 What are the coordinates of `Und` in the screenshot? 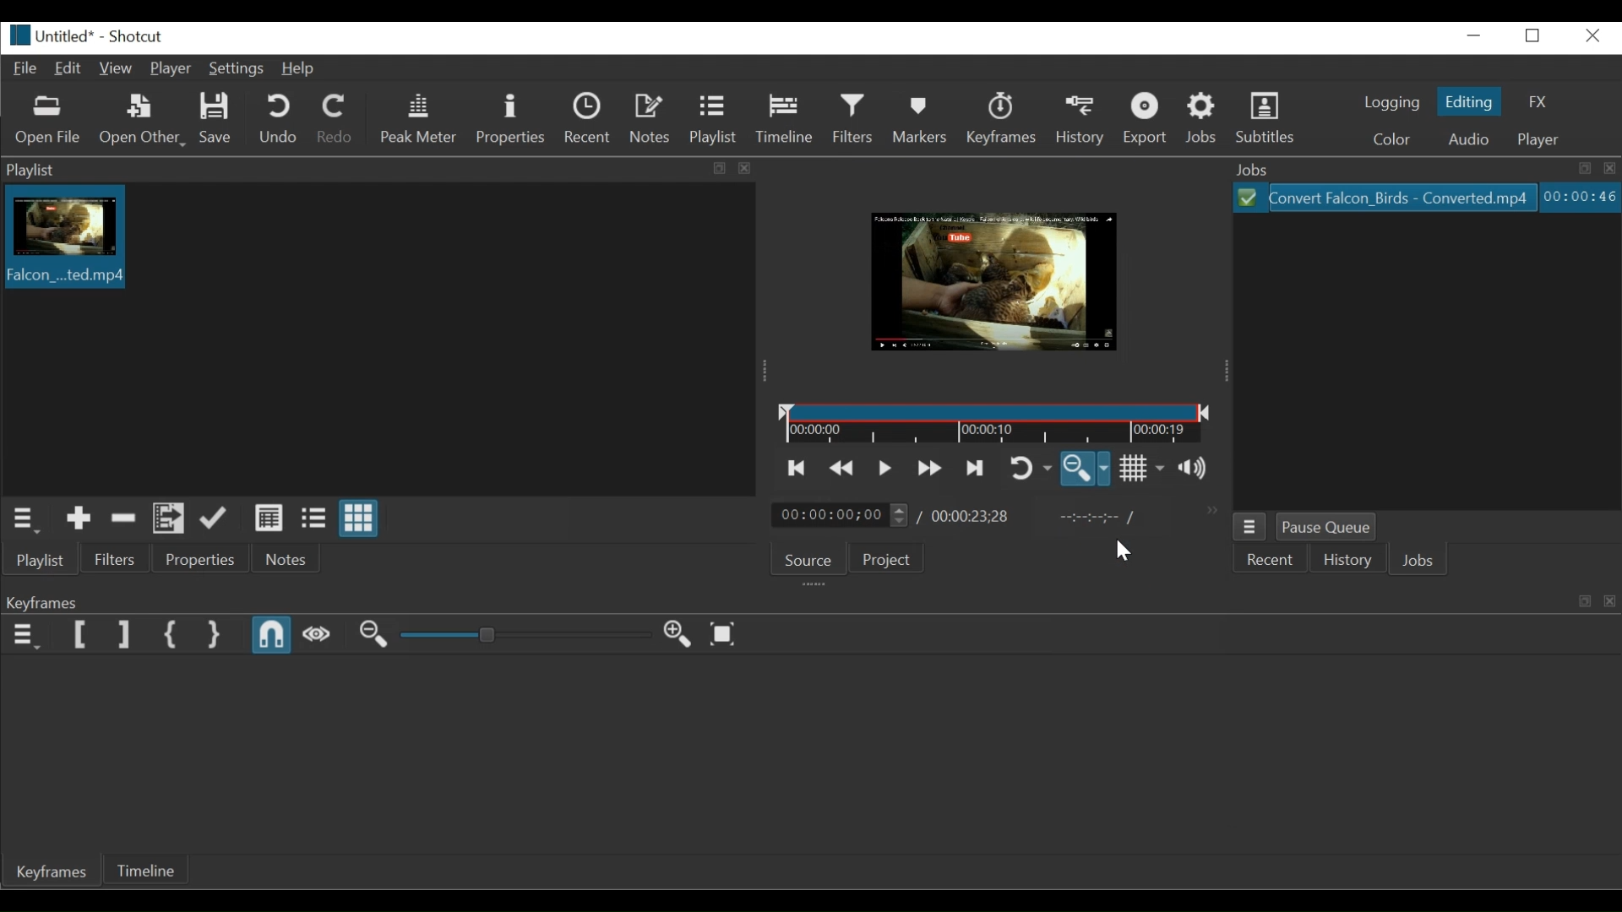 It's located at (278, 119).